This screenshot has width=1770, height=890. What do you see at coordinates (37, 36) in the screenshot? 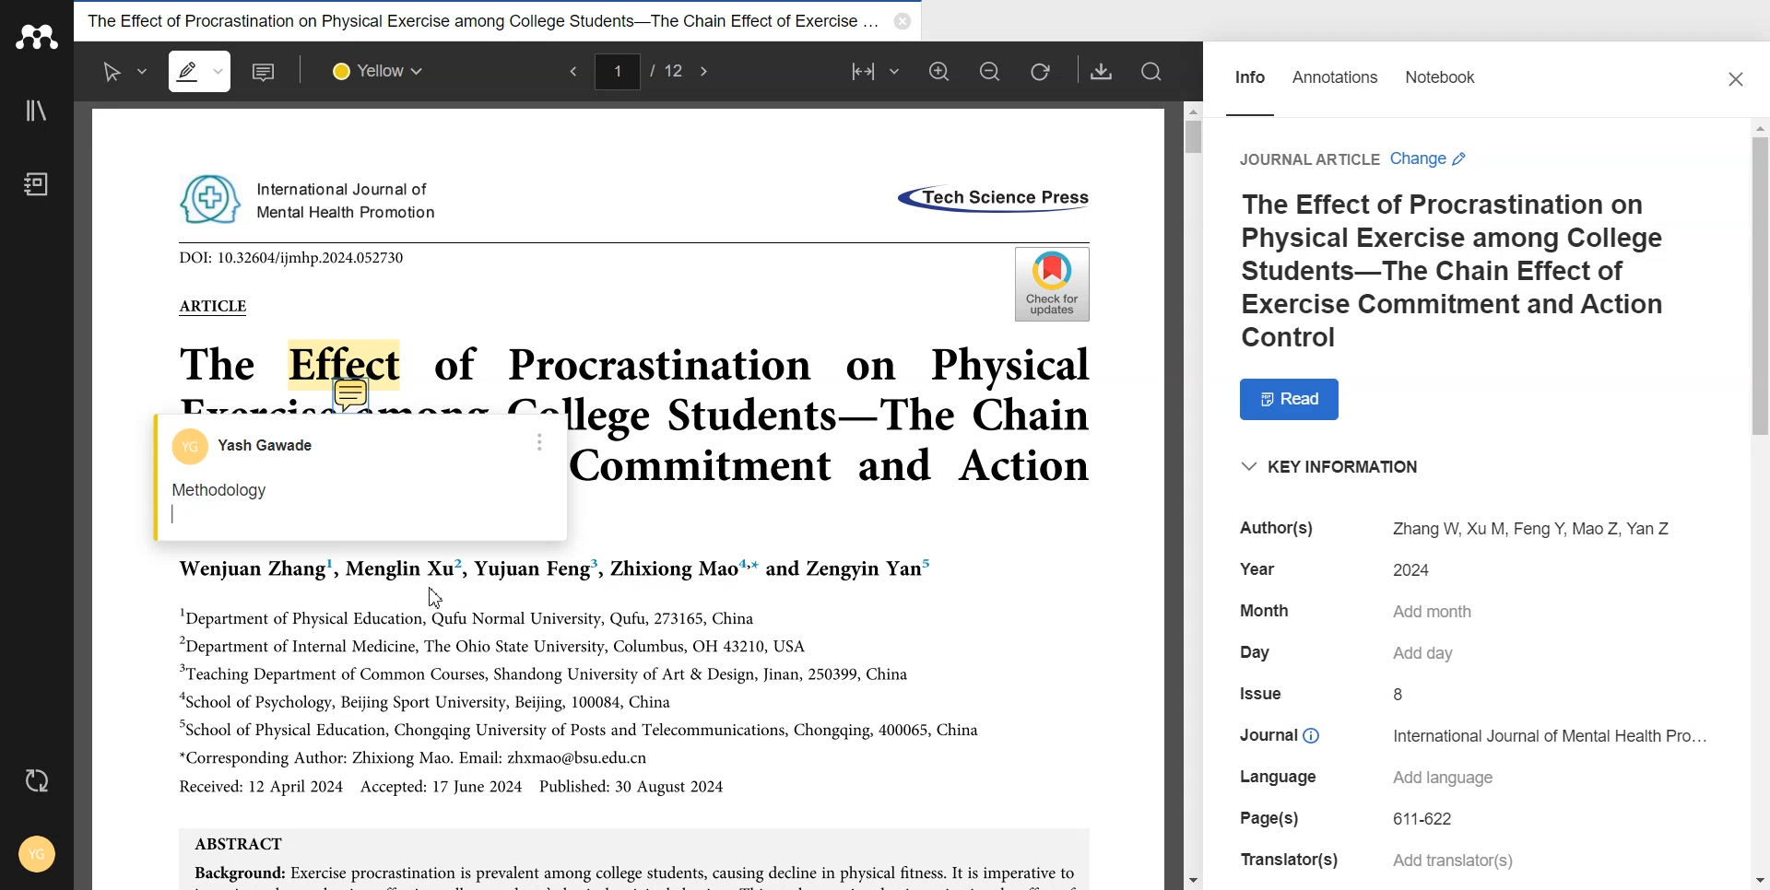
I see `Logo` at bounding box center [37, 36].